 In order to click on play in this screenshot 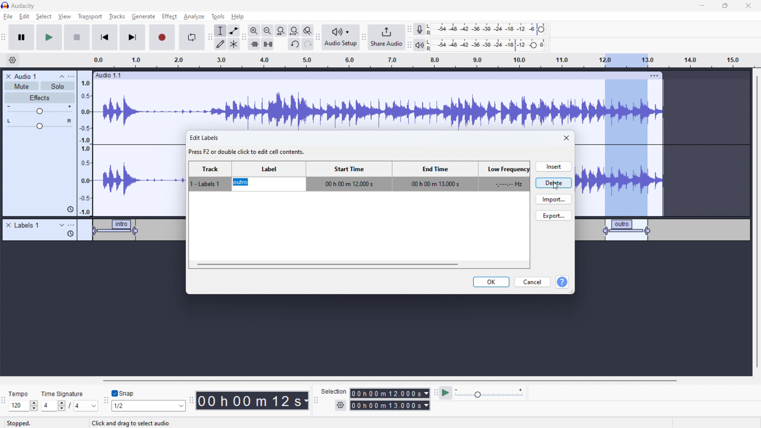, I will do `click(49, 37)`.